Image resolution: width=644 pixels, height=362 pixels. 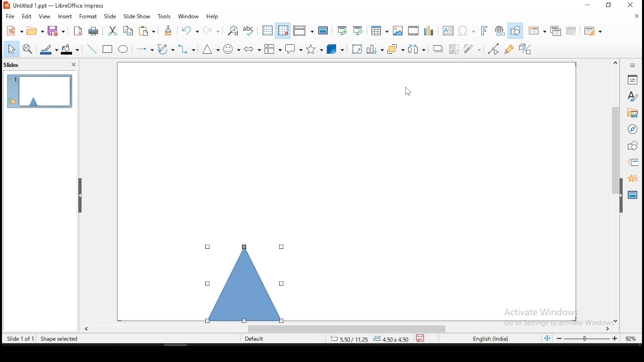 I want to click on align objects, so click(x=374, y=49).